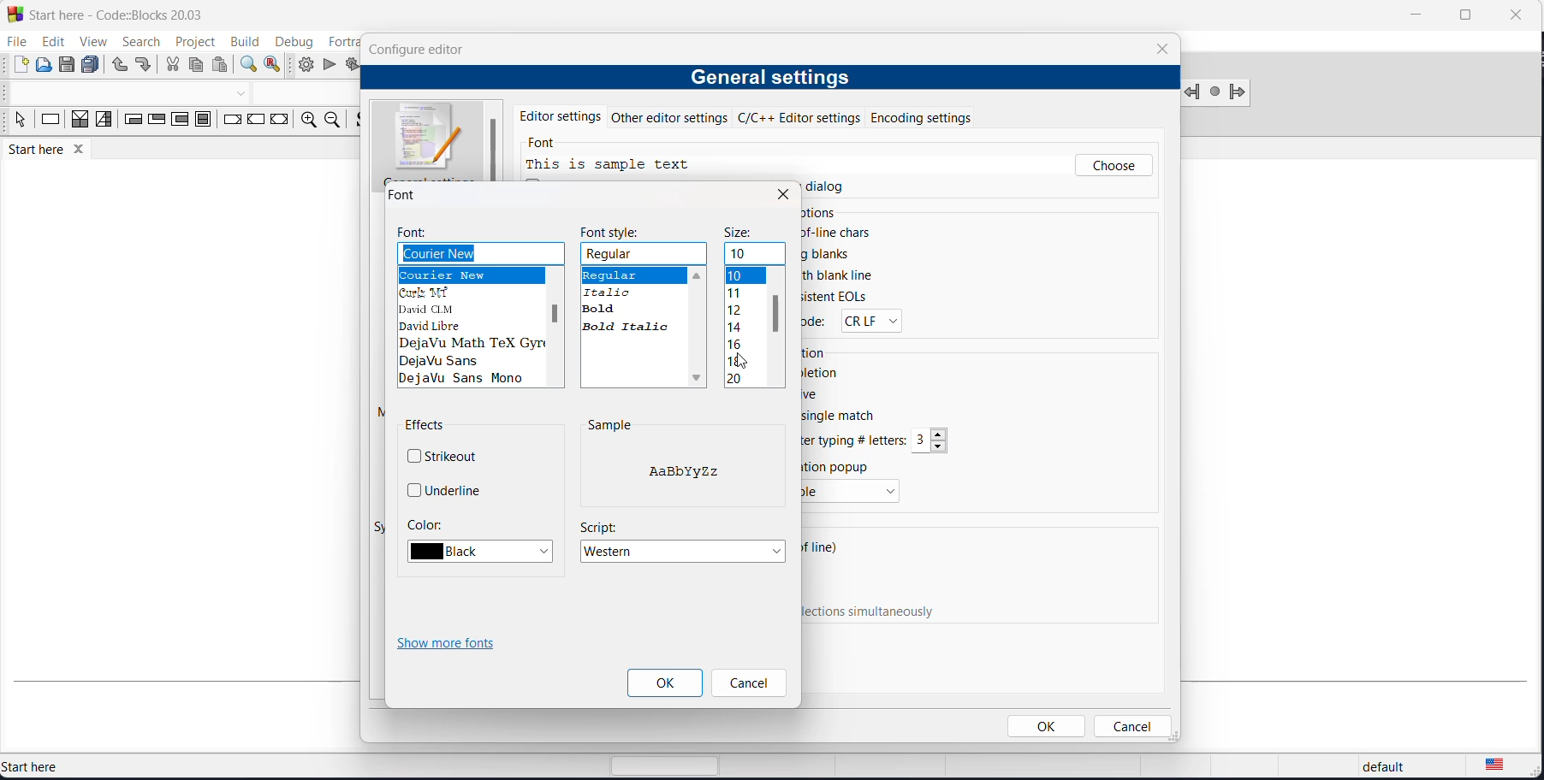 The image size is (1544, 780). What do you see at coordinates (221, 66) in the screenshot?
I see `paste` at bounding box center [221, 66].